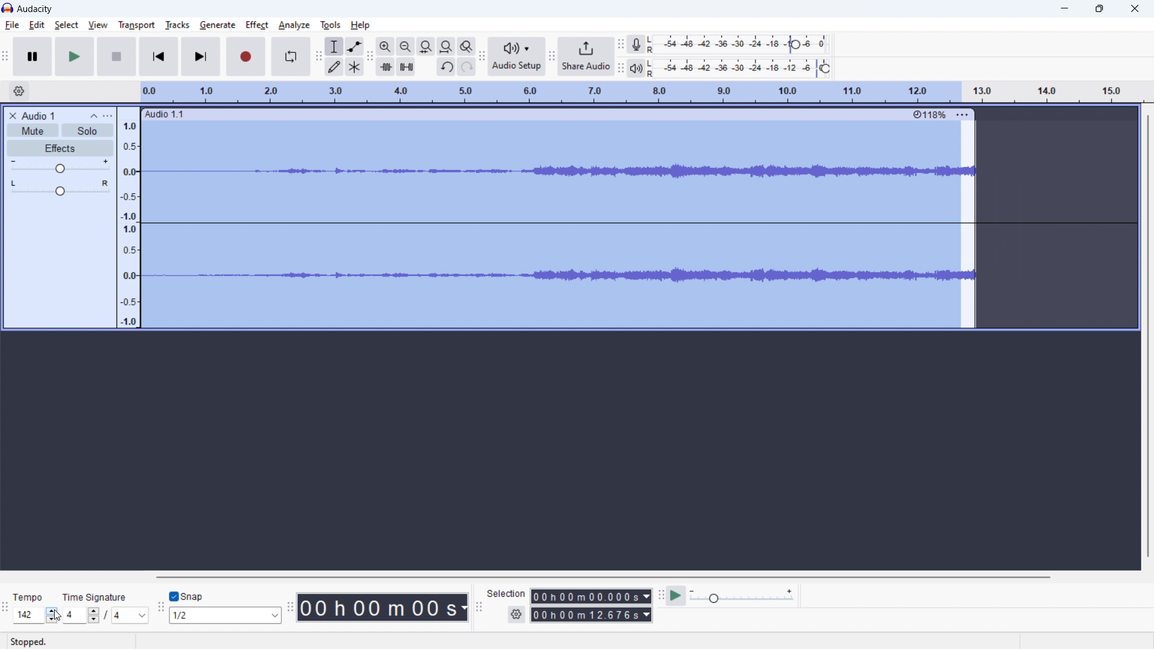 The image size is (1154, 649). I want to click on timeline, so click(640, 92).